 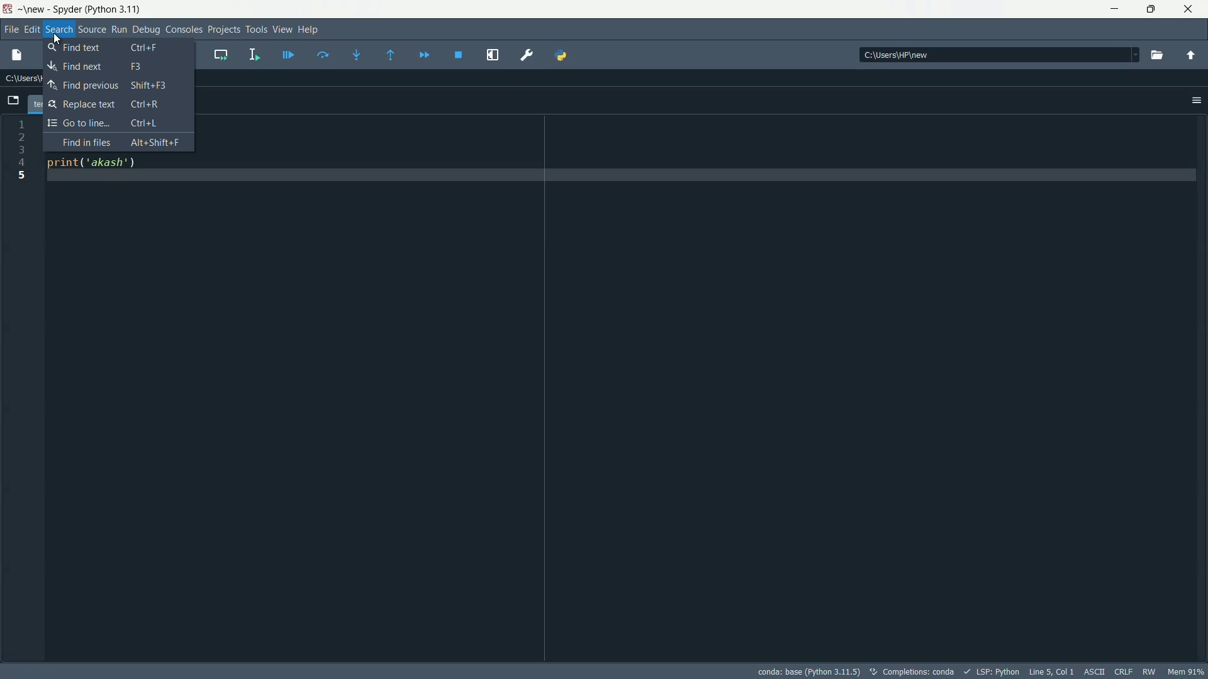 What do you see at coordinates (1152, 9) in the screenshot?
I see `restore` at bounding box center [1152, 9].